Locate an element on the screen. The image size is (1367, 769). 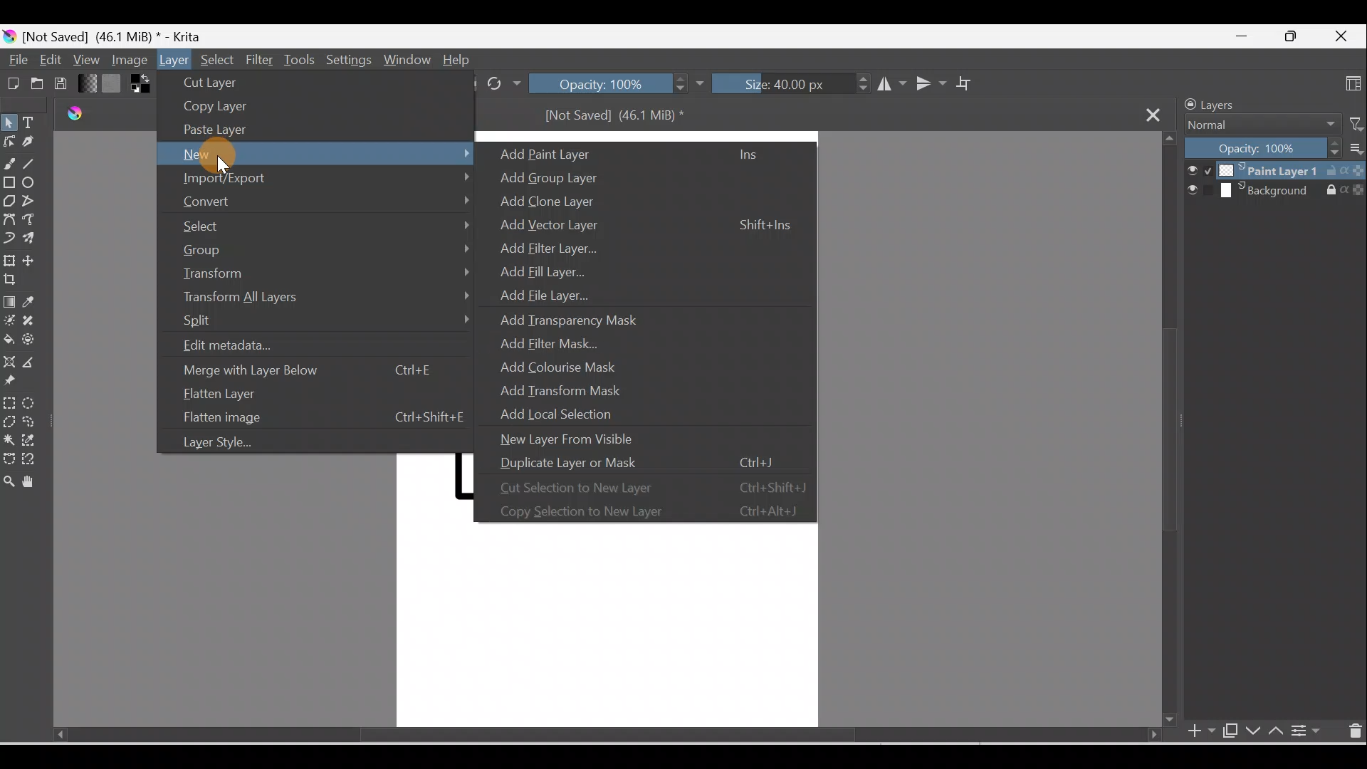
Filter is located at coordinates (1351, 123).